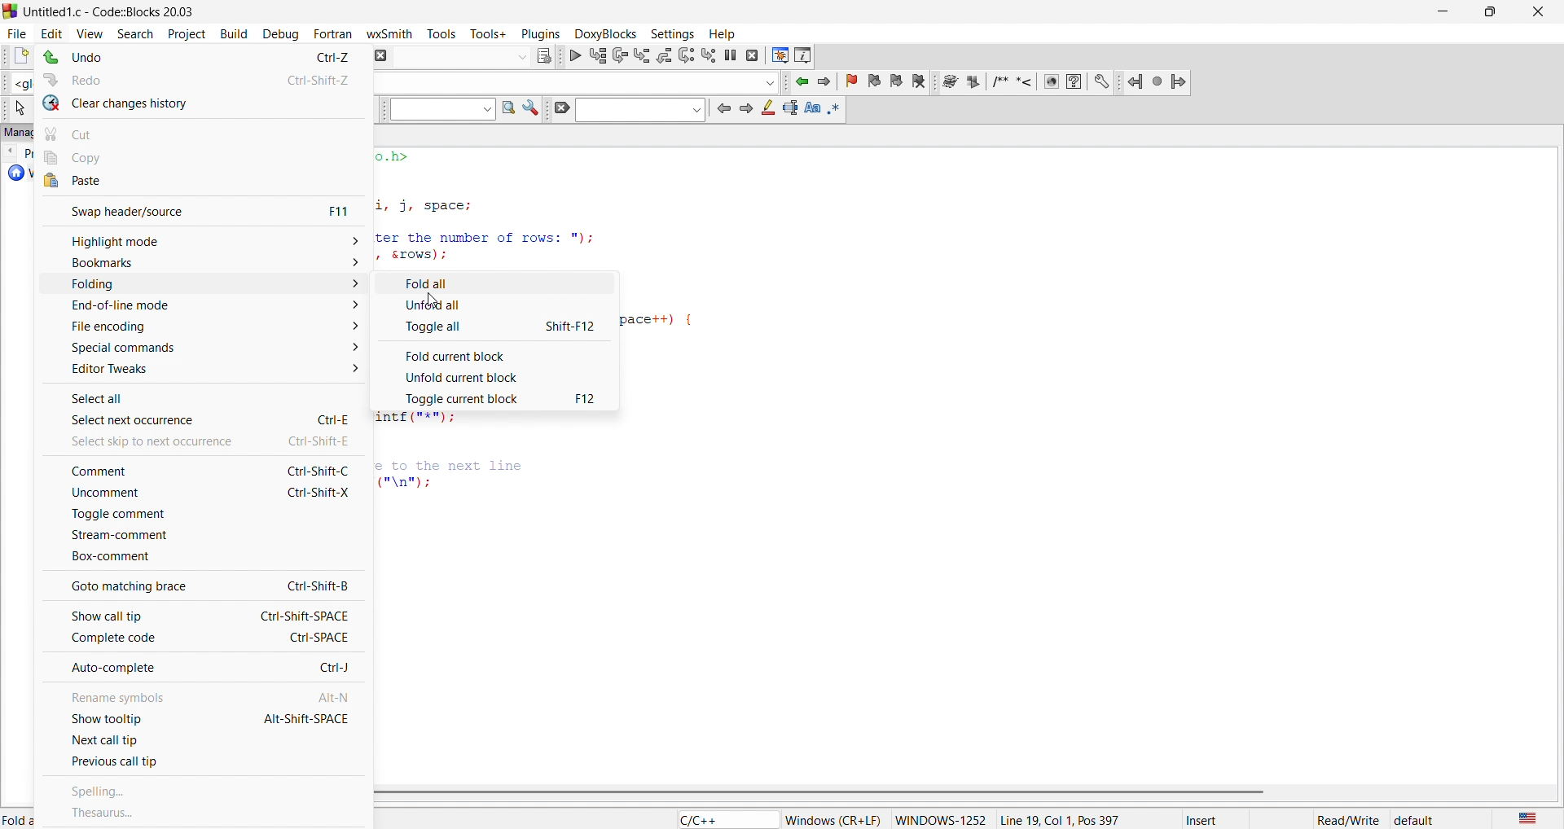 Image resolution: width=1564 pixels, height=829 pixels. Describe the element at coordinates (497, 281) in the screenshot. I see `` at that location.